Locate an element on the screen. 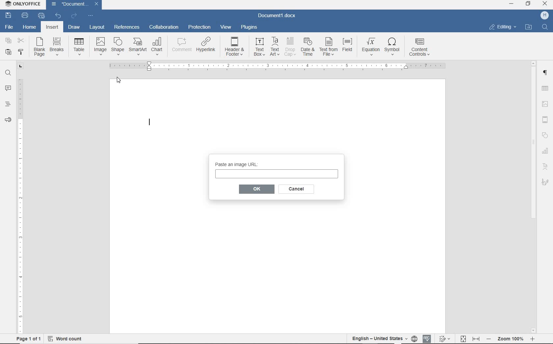  paste is located at coordinates (8, 53).